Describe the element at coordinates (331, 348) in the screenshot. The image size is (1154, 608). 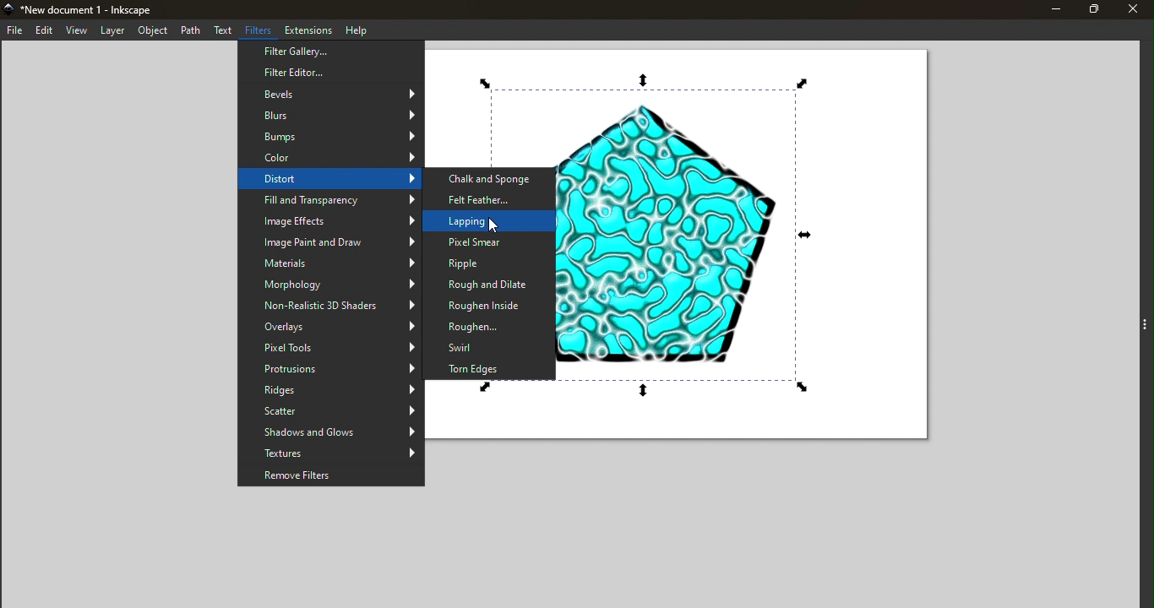
I see `Pixel Tools` at that location.